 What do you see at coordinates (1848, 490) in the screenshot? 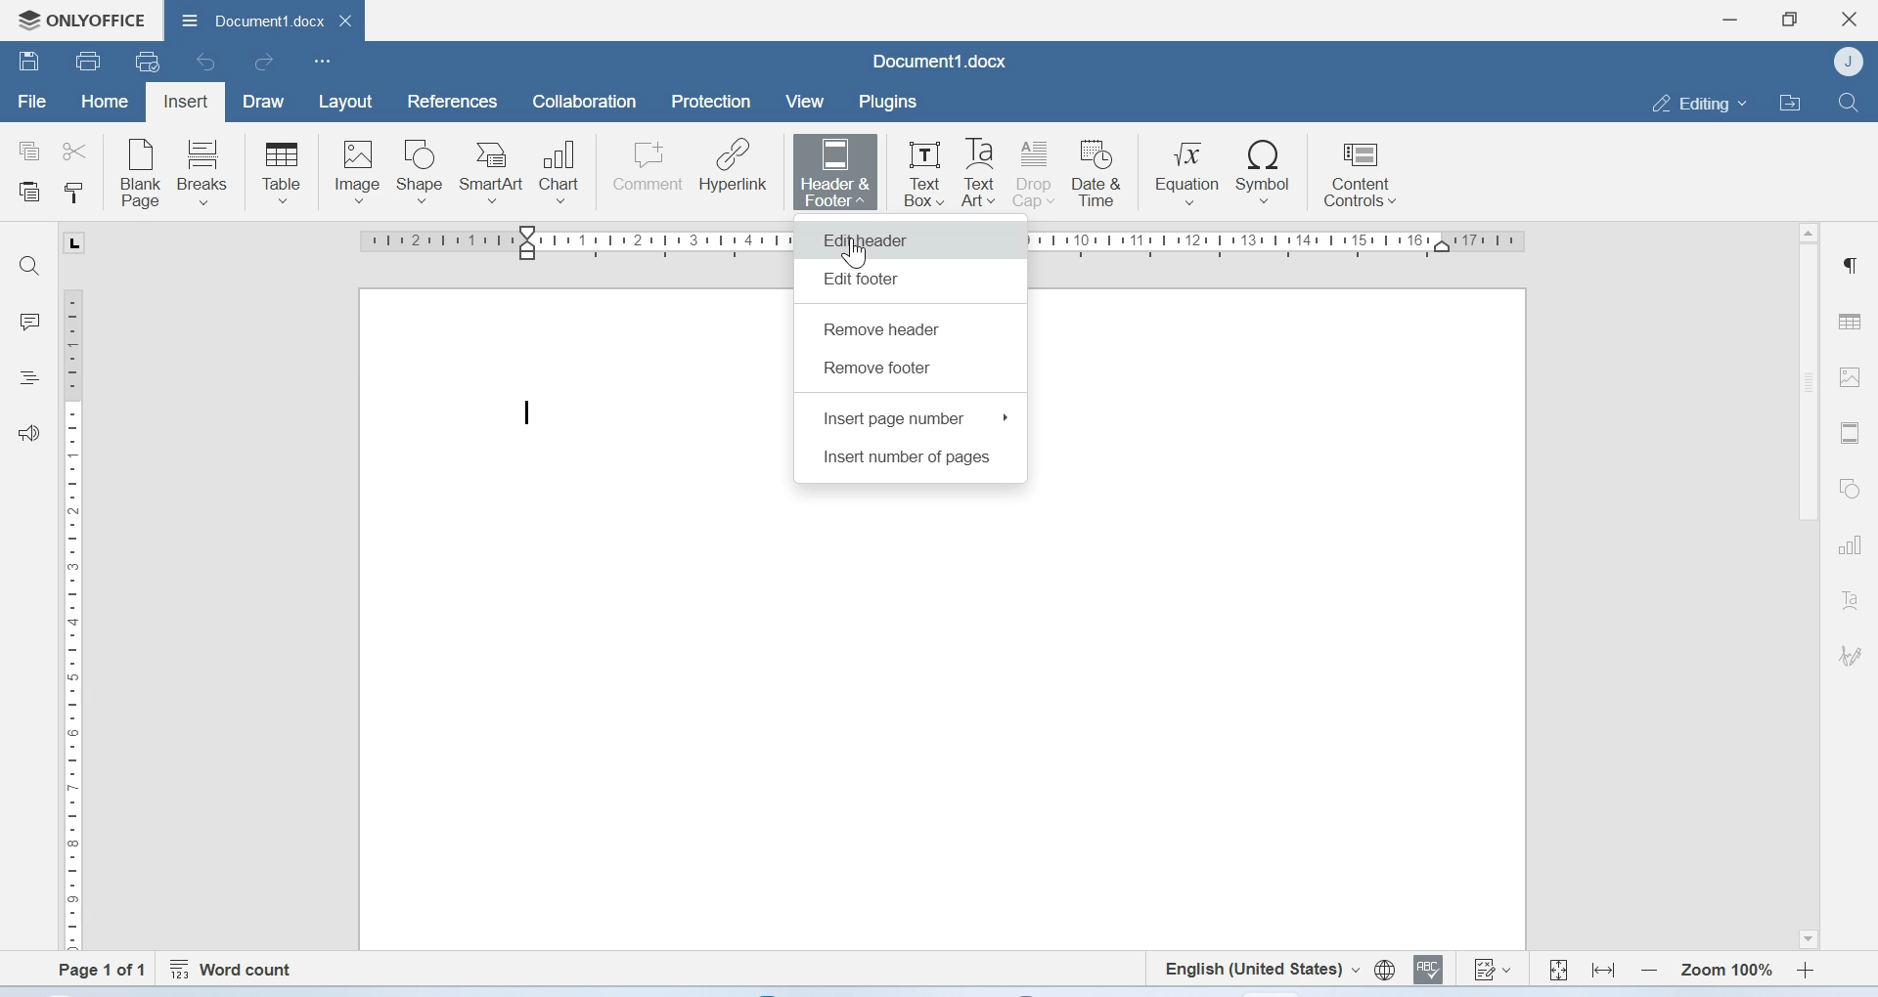
I see `Shapes` at bounding box center [1848, 490].